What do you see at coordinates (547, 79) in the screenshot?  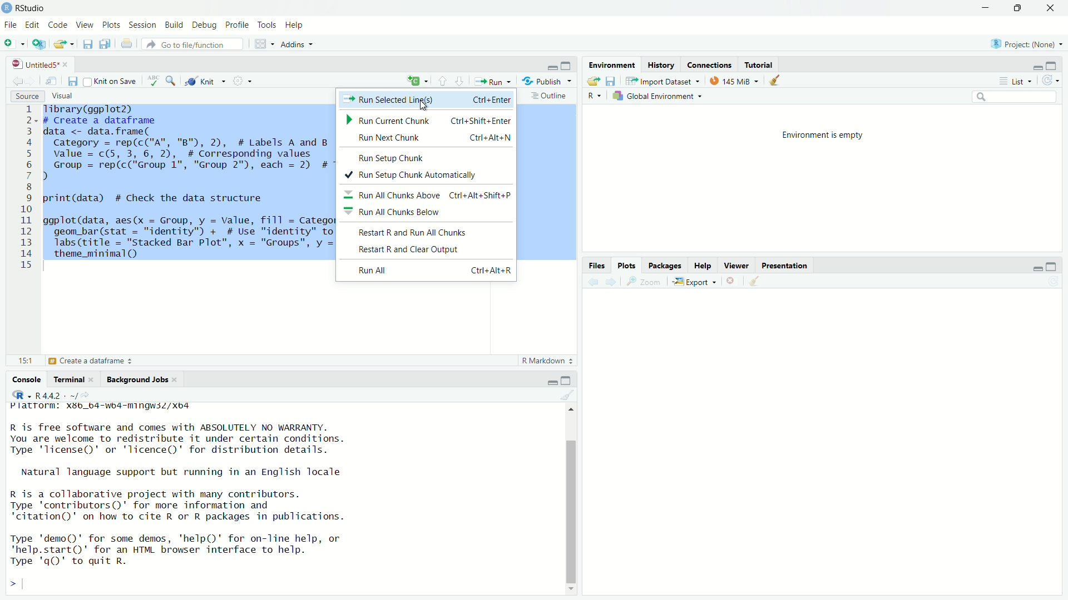 I see `Publish` at bounding box center [547, 79].